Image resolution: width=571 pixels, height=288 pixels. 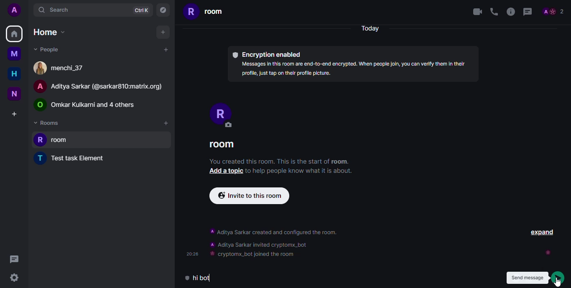 I want to click on send message, so click(x=529, y=278).